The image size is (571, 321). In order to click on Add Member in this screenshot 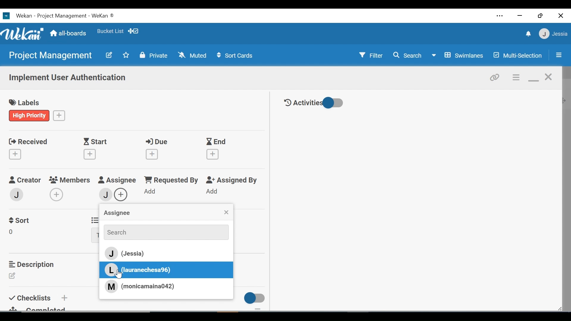, I will do `click(56, 194)`.